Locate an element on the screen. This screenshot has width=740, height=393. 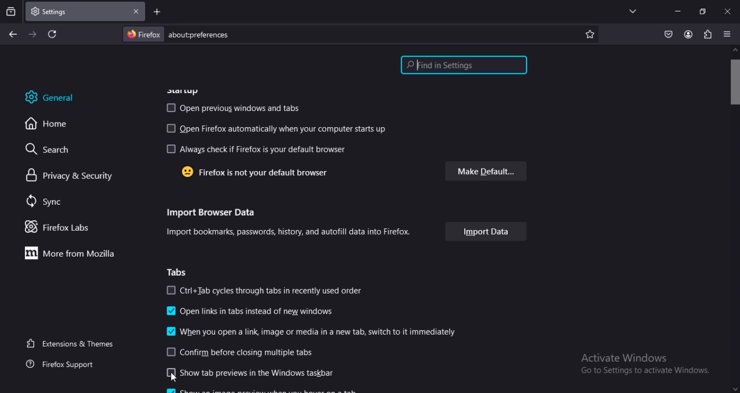
extensions & themes is located at coordinates (73, 343).